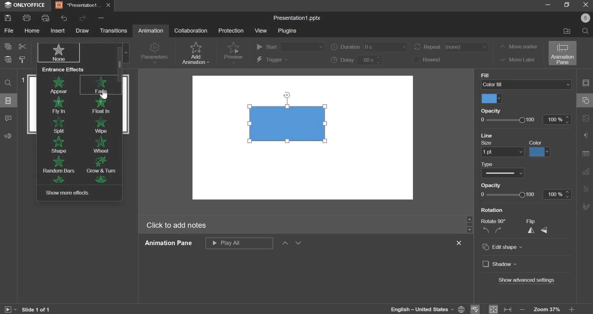 This screenshot has height=314, width=593. Describe the element at coordinates (82, 18) in the screenshot. I see `redo` at that location.